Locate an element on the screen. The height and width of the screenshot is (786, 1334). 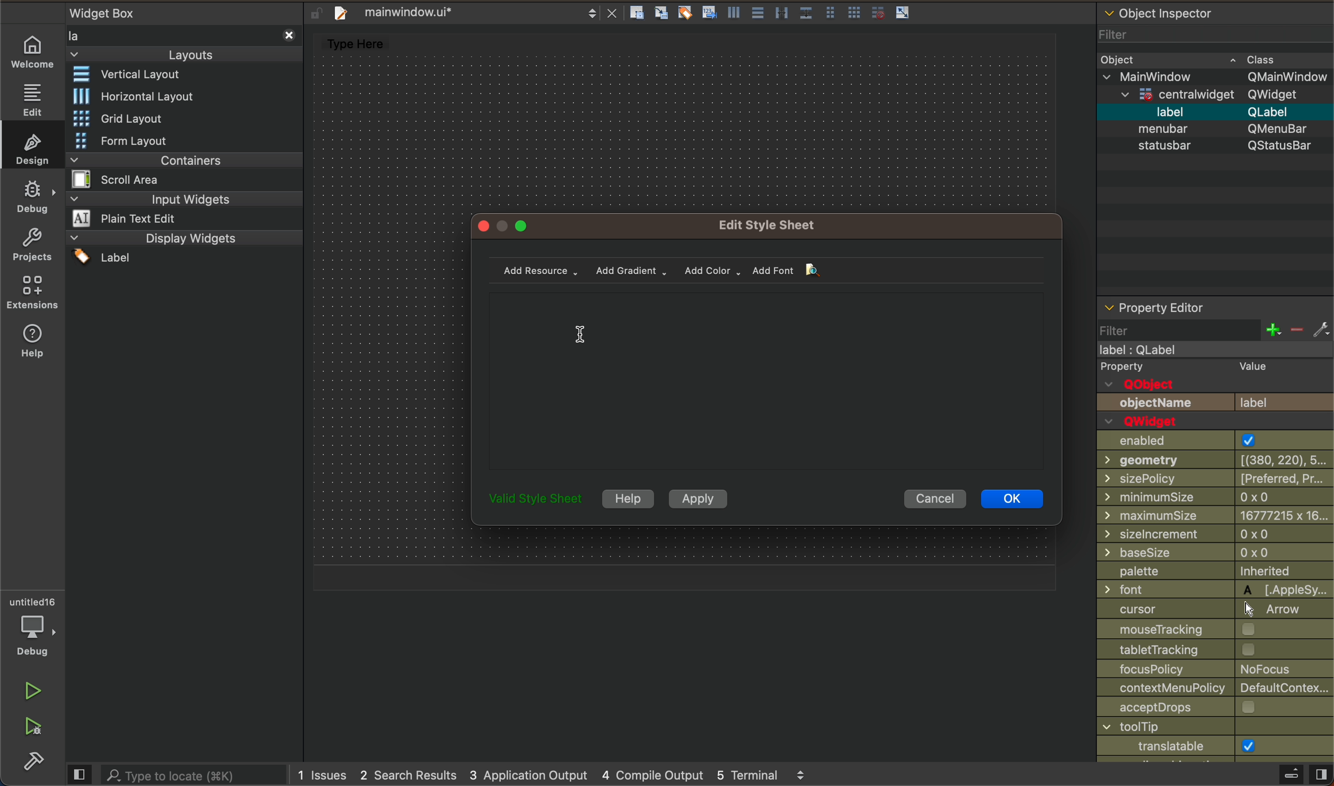
main window is located at coordinates (1214, 78).